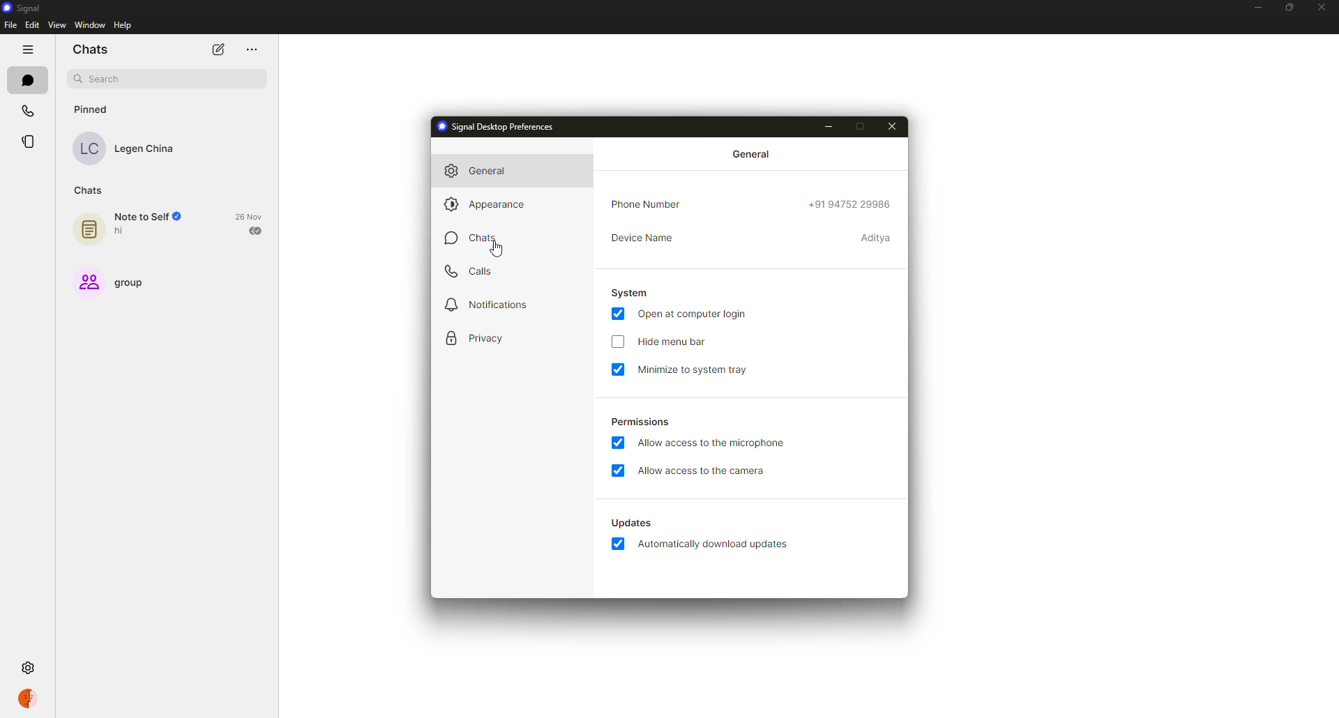 The width and height of the screenshot is (1339, 718). What do you see at coordinates (675, 342) in the screenshot?
I see `hide menu bar` at bounding box center [675, 342].